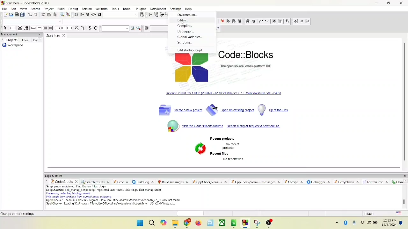  What do you see at coordinates (187, 15) in the screenshot?
I see `environment` at bounding box center [187, 15].